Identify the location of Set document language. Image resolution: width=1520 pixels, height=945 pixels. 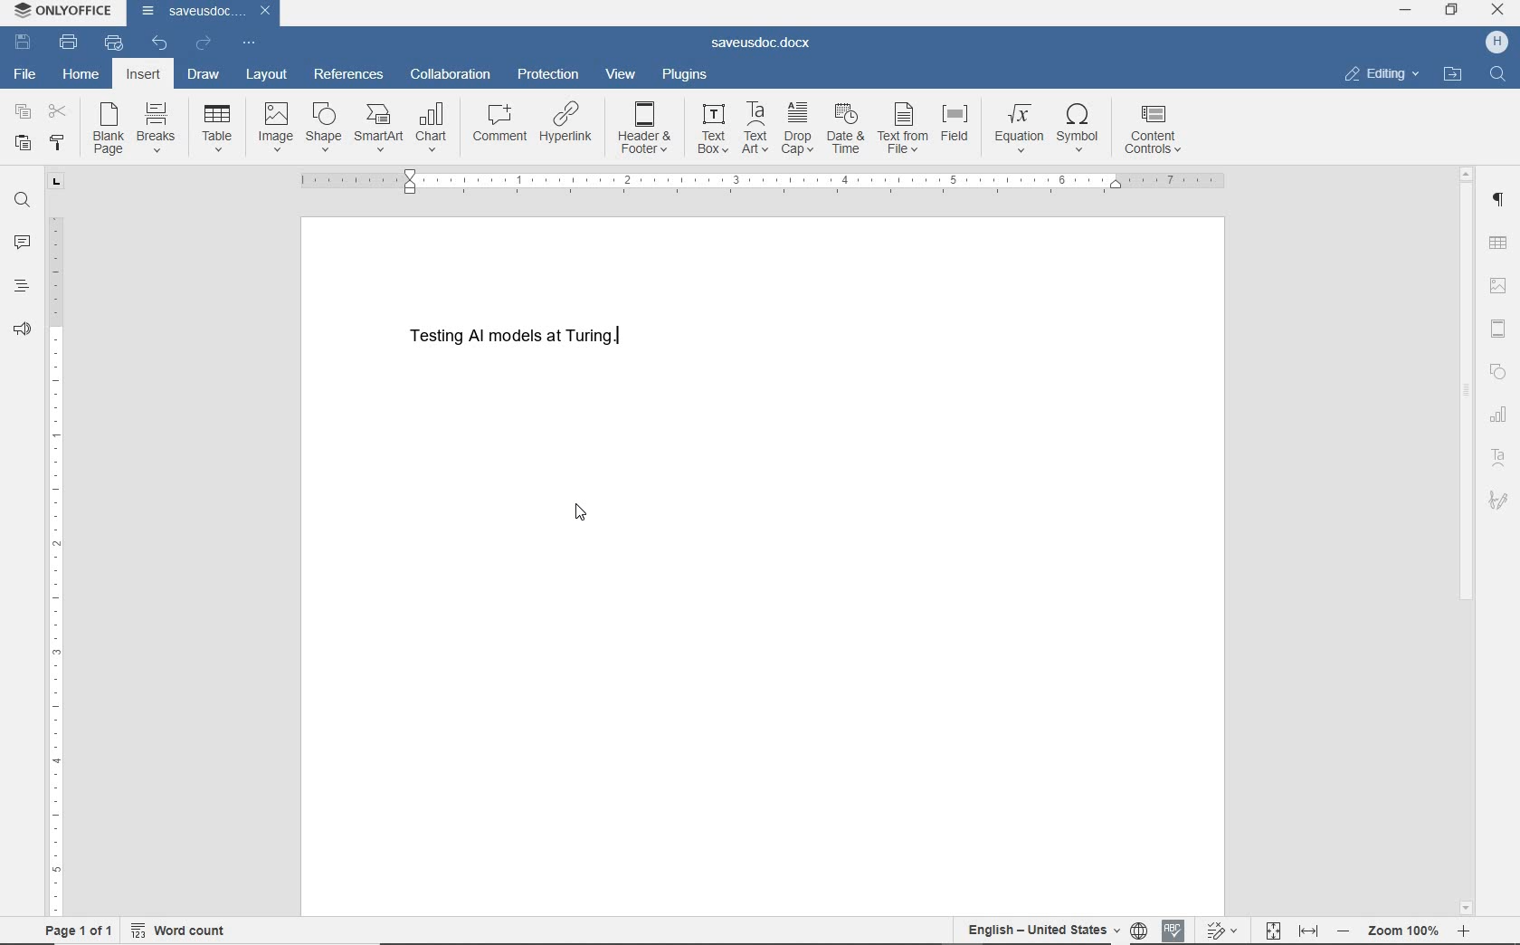
(1138, 931).